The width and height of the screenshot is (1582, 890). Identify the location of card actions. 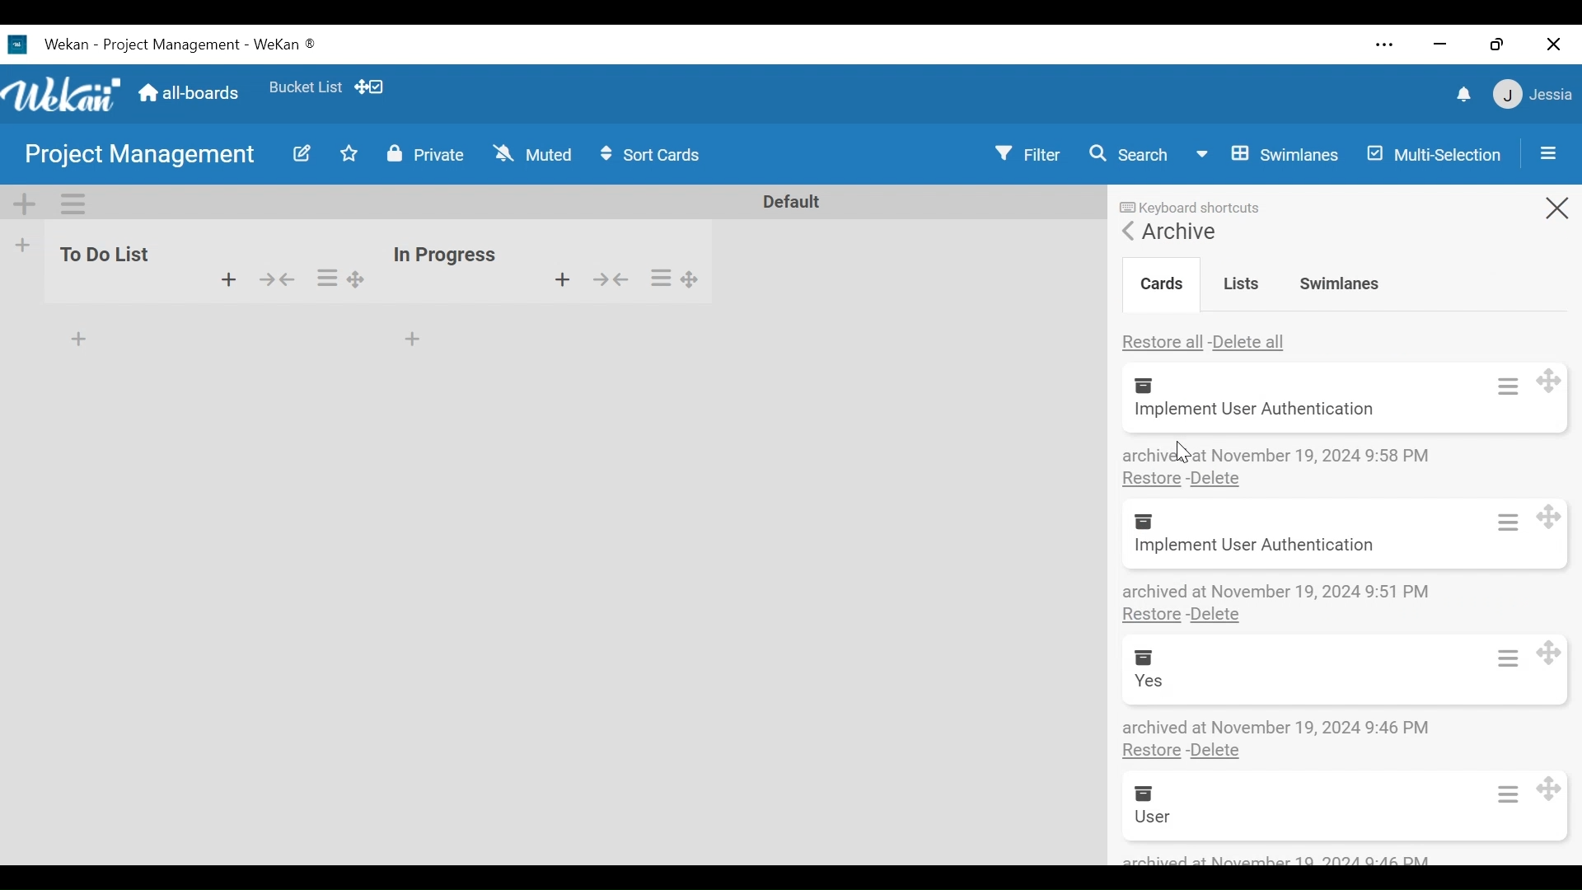
(1510, 523).